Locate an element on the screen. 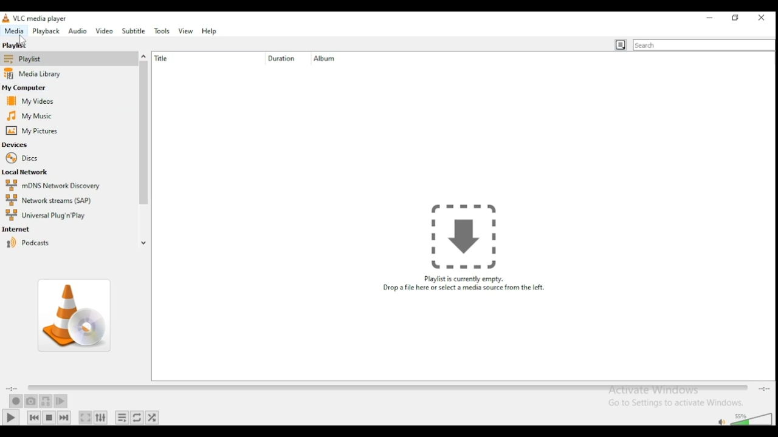  audio is located at coordinates (77, 30).